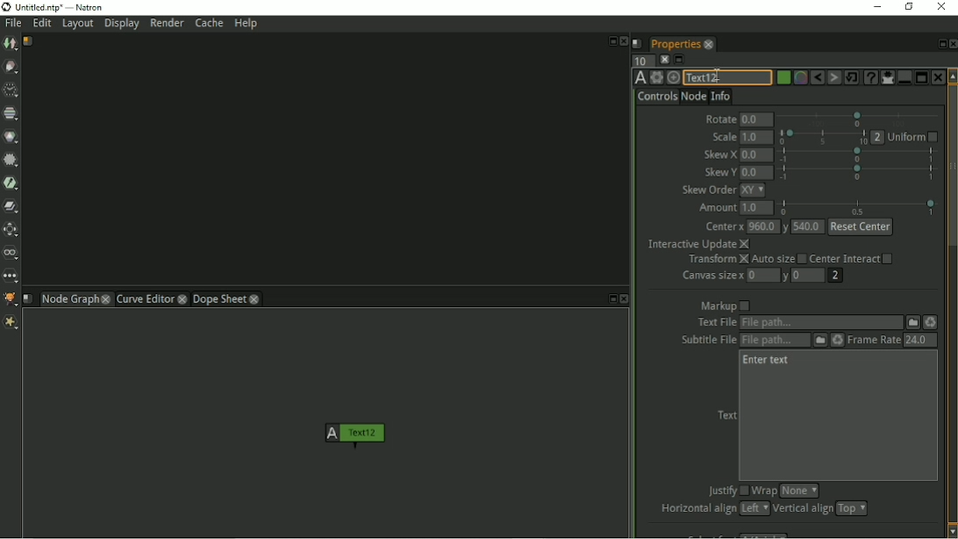  I want to click on title, so click(69, 7).